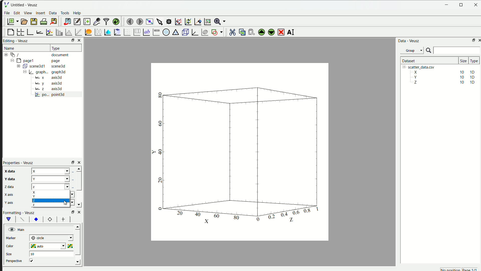  I want to click on plot points, so click(49, 32).